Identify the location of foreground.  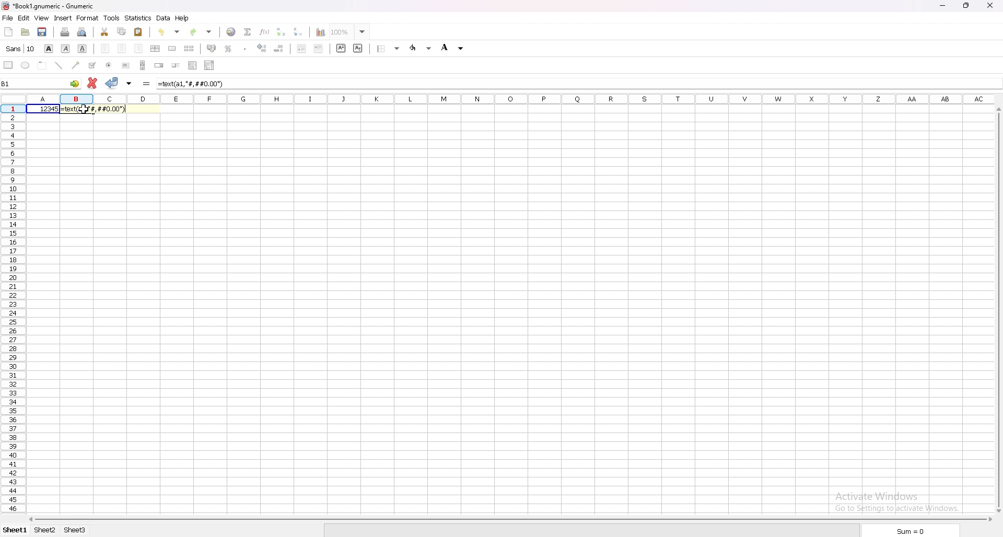
(420, 48).